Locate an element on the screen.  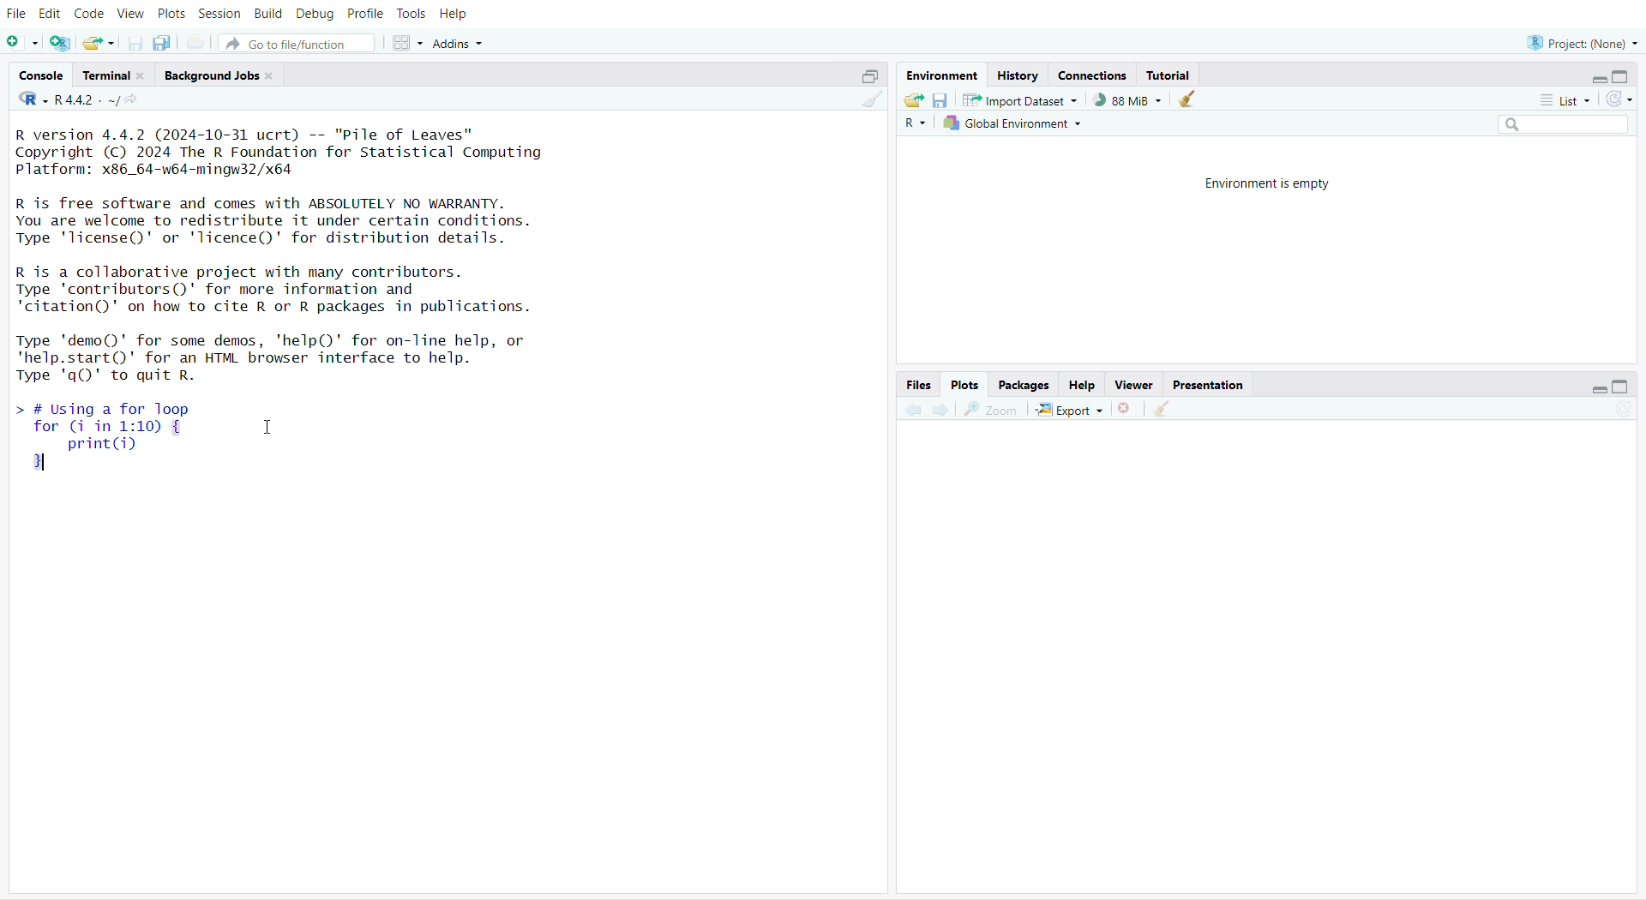
forward is located at coordinates (945, 411).